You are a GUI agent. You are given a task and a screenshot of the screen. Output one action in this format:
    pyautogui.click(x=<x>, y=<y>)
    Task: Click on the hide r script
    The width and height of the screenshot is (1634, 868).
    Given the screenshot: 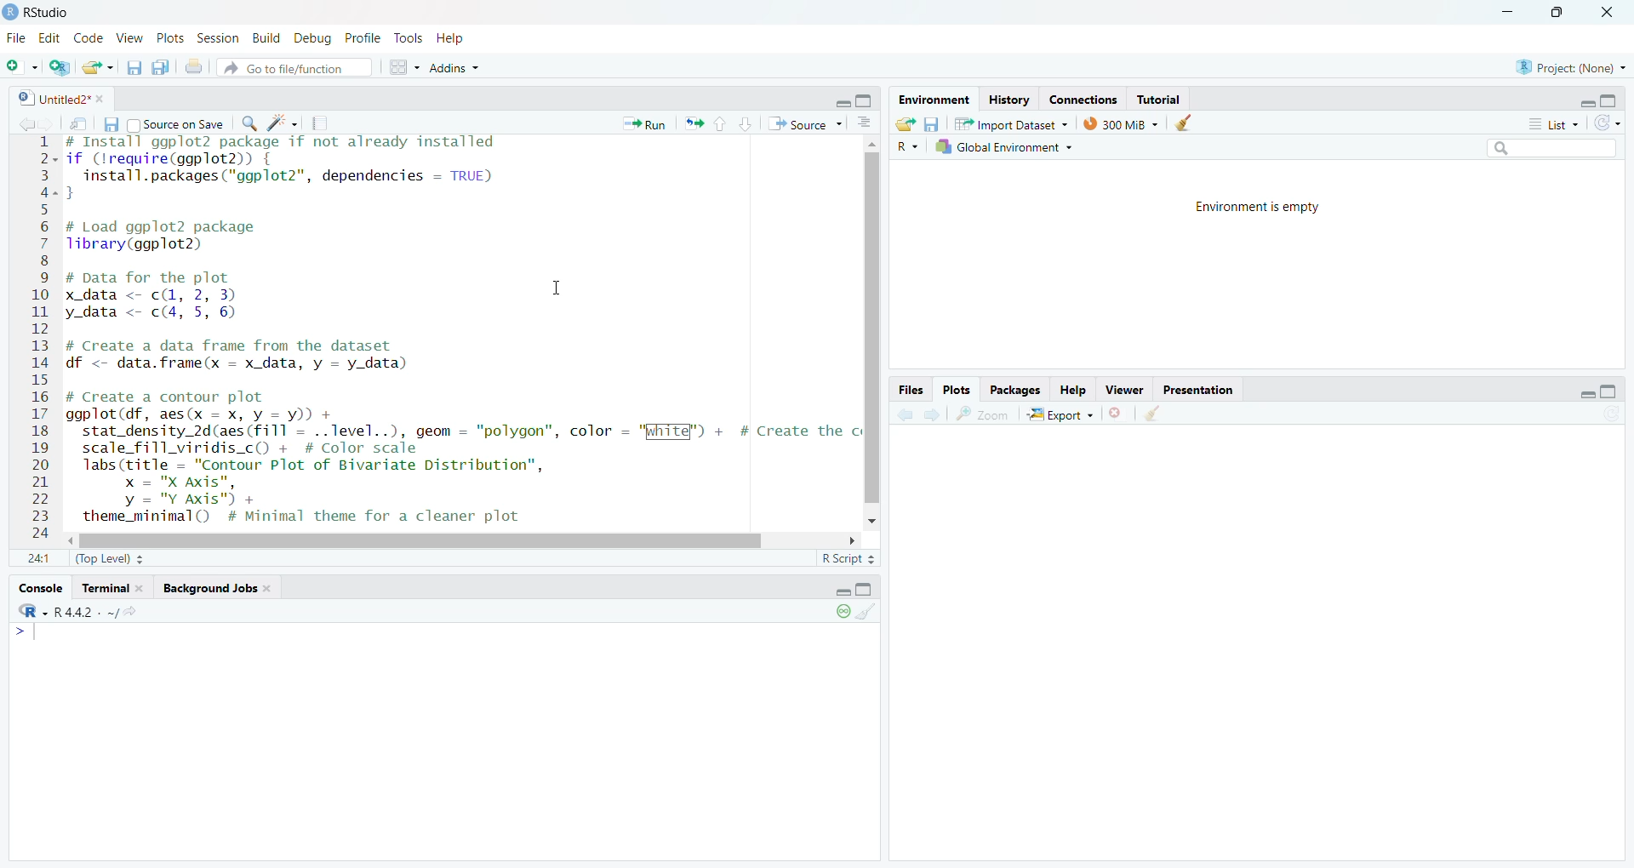 What is the action you would take?
    pyautogui.click(x=841, y=101)
    